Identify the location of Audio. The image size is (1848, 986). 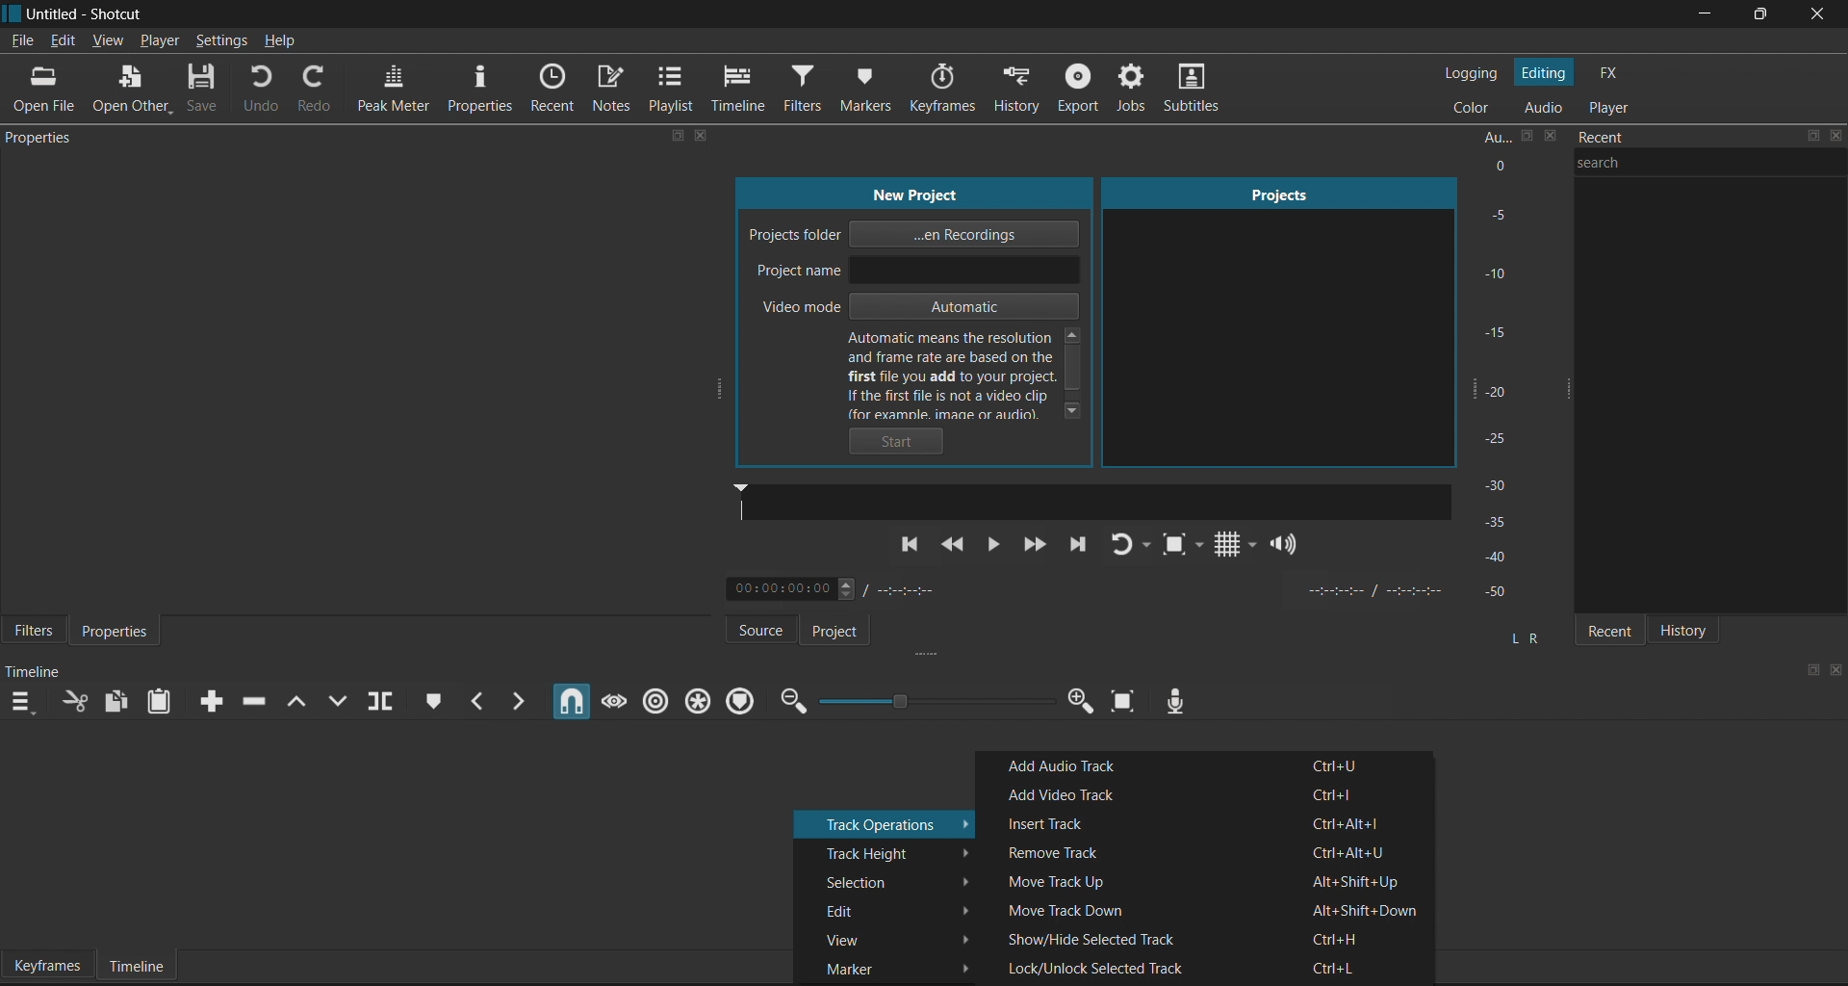
(1542, 108).